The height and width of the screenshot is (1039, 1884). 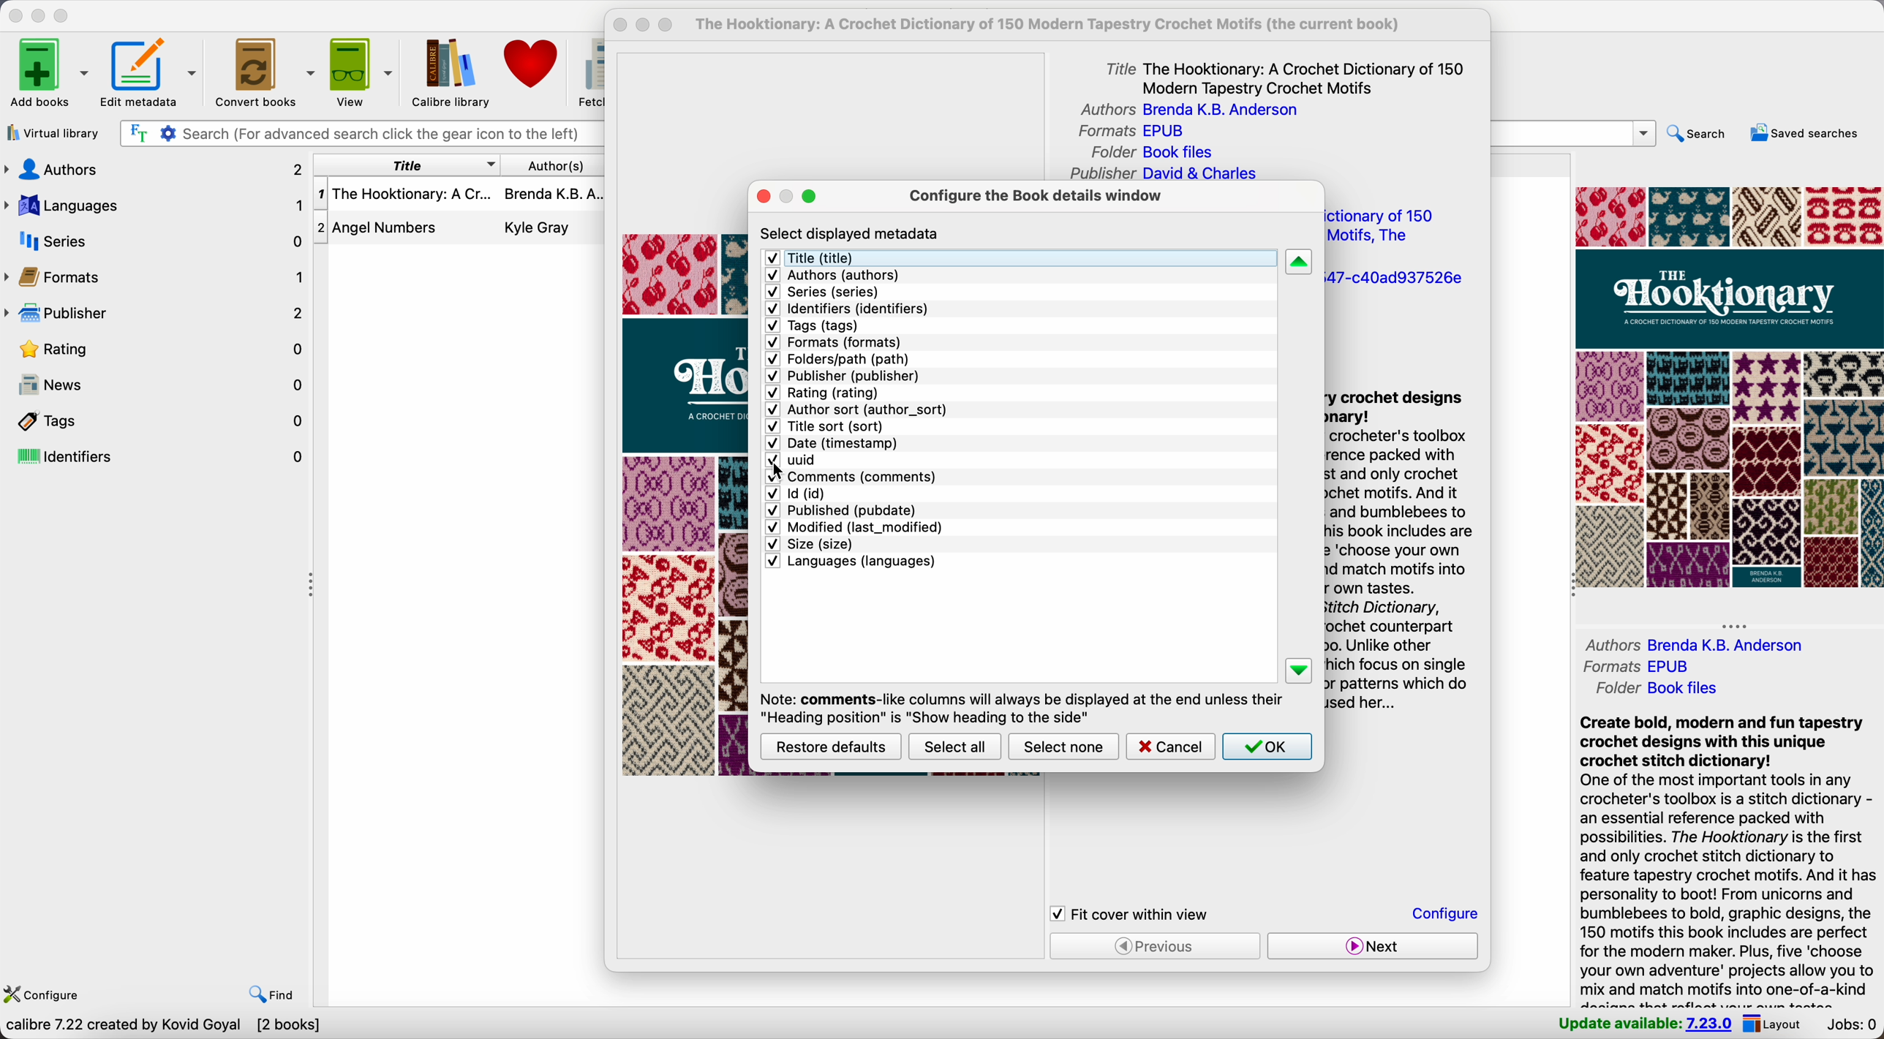 I want to click on select none, so click(x=1063, y=748).